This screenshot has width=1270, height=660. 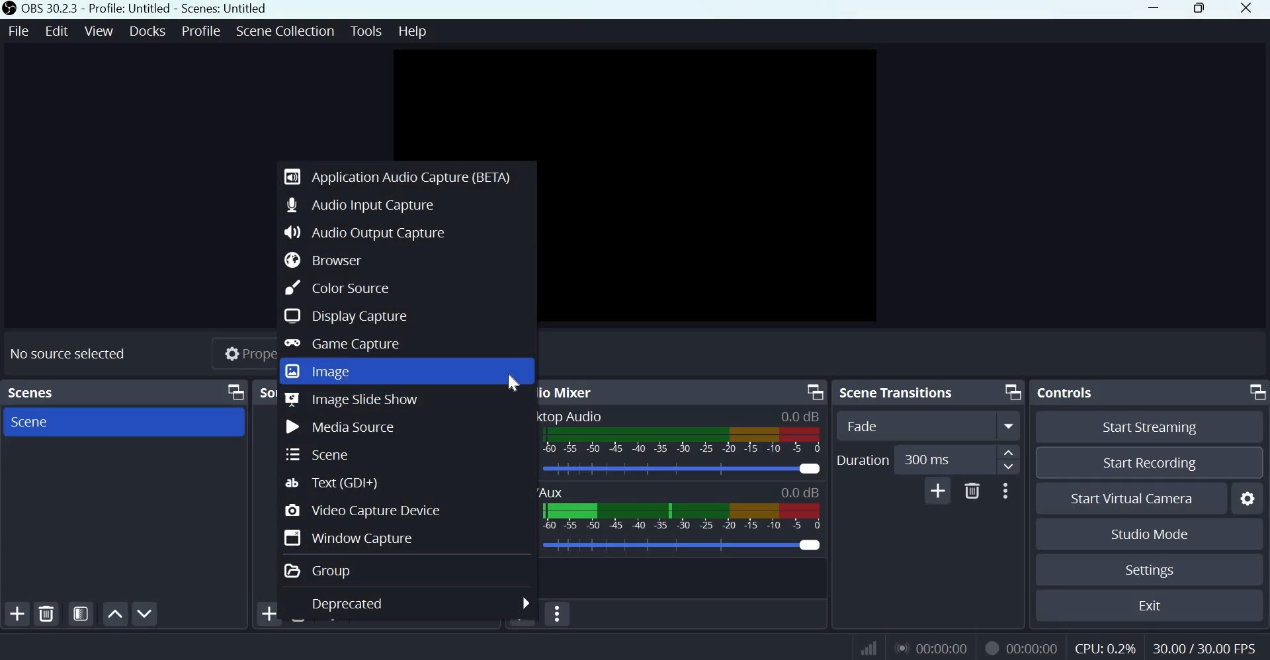 I want to click on Start streaming, so click(x=1151, y=428).